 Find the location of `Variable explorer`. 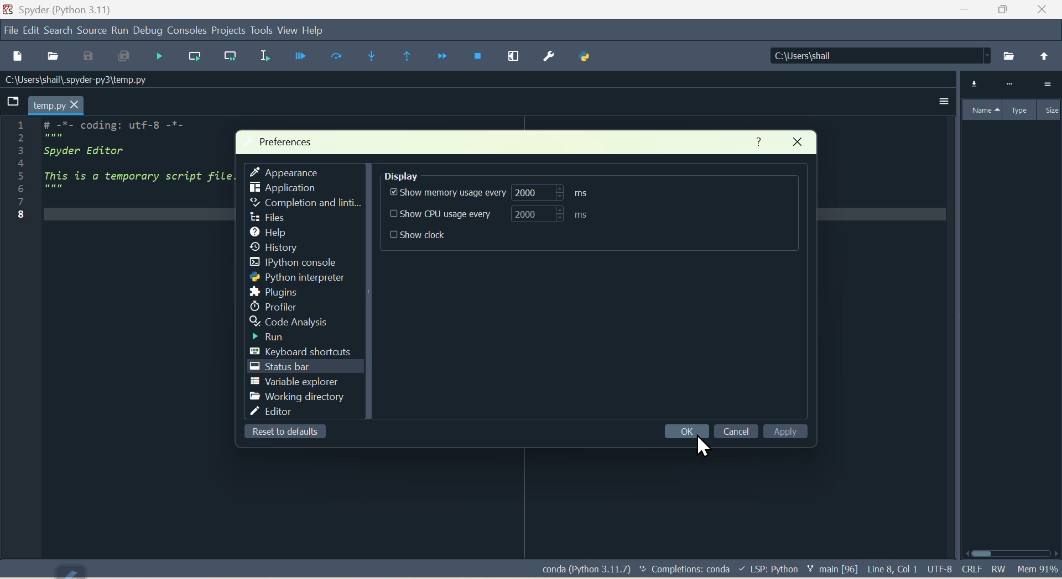

Variable explorer is located at coordinates (1008, 98).